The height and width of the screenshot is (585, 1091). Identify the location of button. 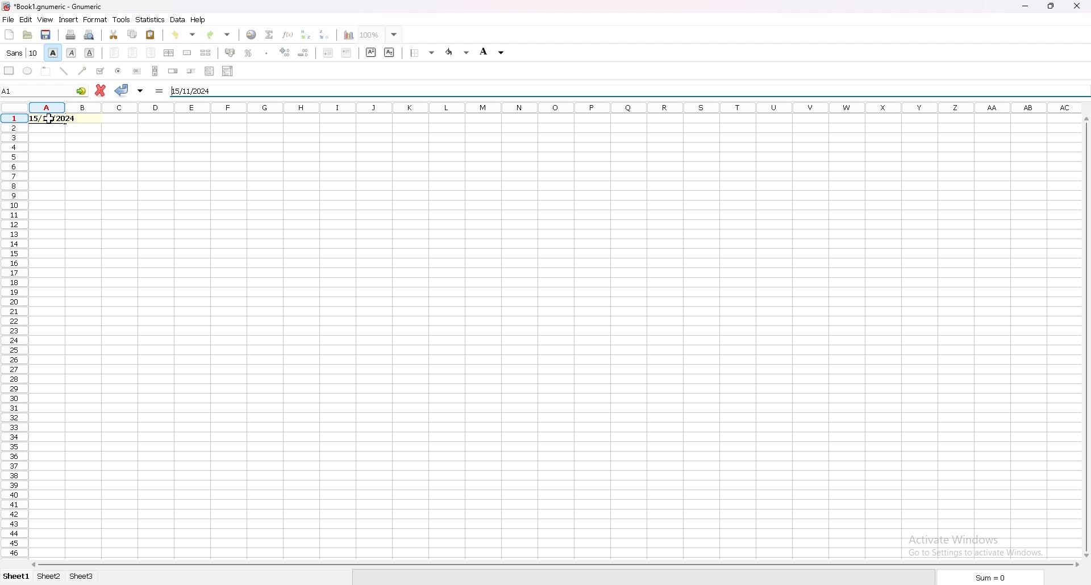
(136, 72).